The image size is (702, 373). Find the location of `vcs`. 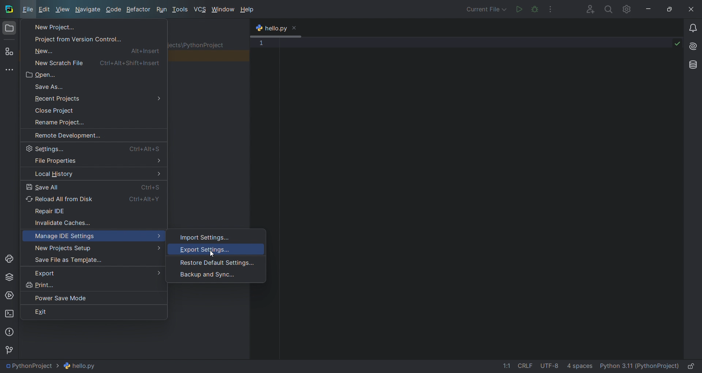

vcs is located at coordinates (200, 10).